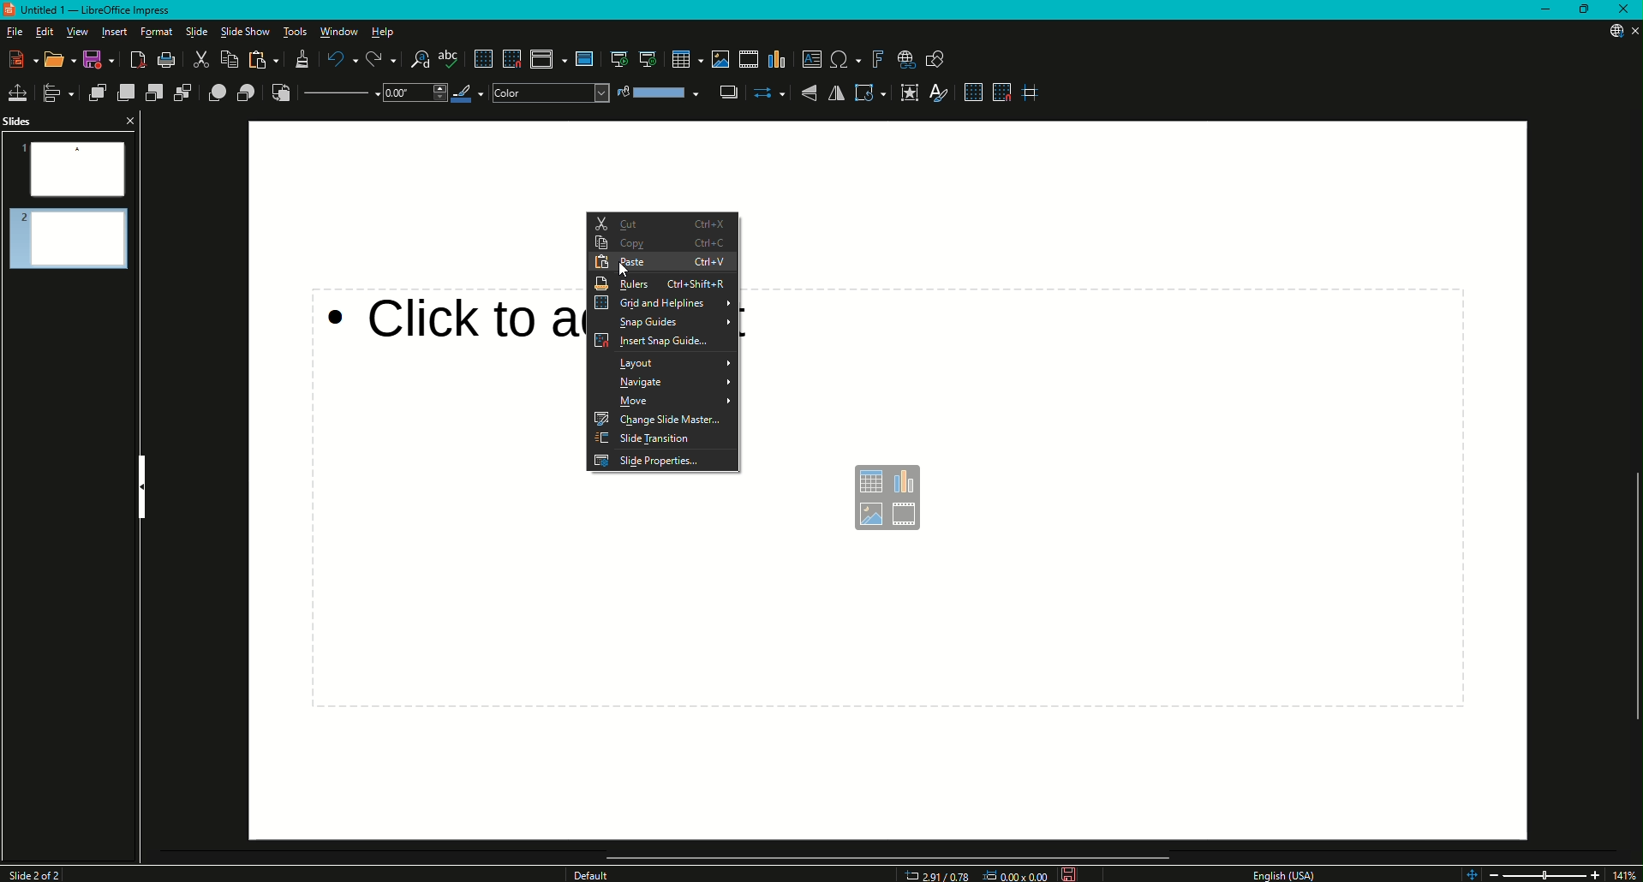 Image resolution: width=1643 pixels, height=882 pixels. Describe the element at coordinates (338, 59) in the screenshot. I see `Undo` at that location.